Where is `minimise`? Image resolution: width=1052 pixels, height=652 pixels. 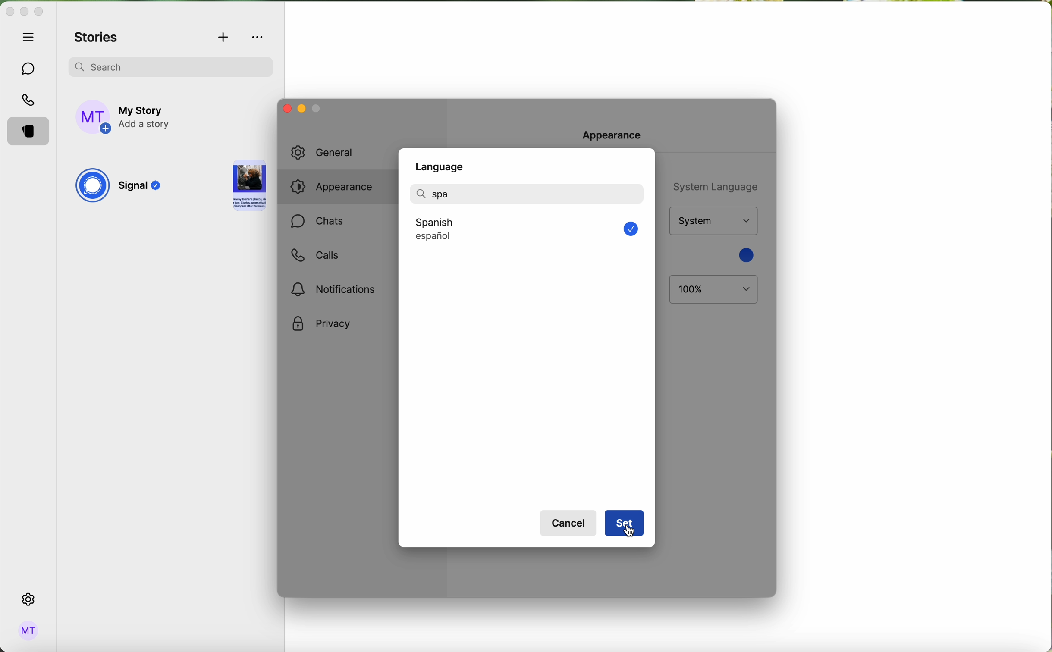
minimise is located at coordinates (317, 110).